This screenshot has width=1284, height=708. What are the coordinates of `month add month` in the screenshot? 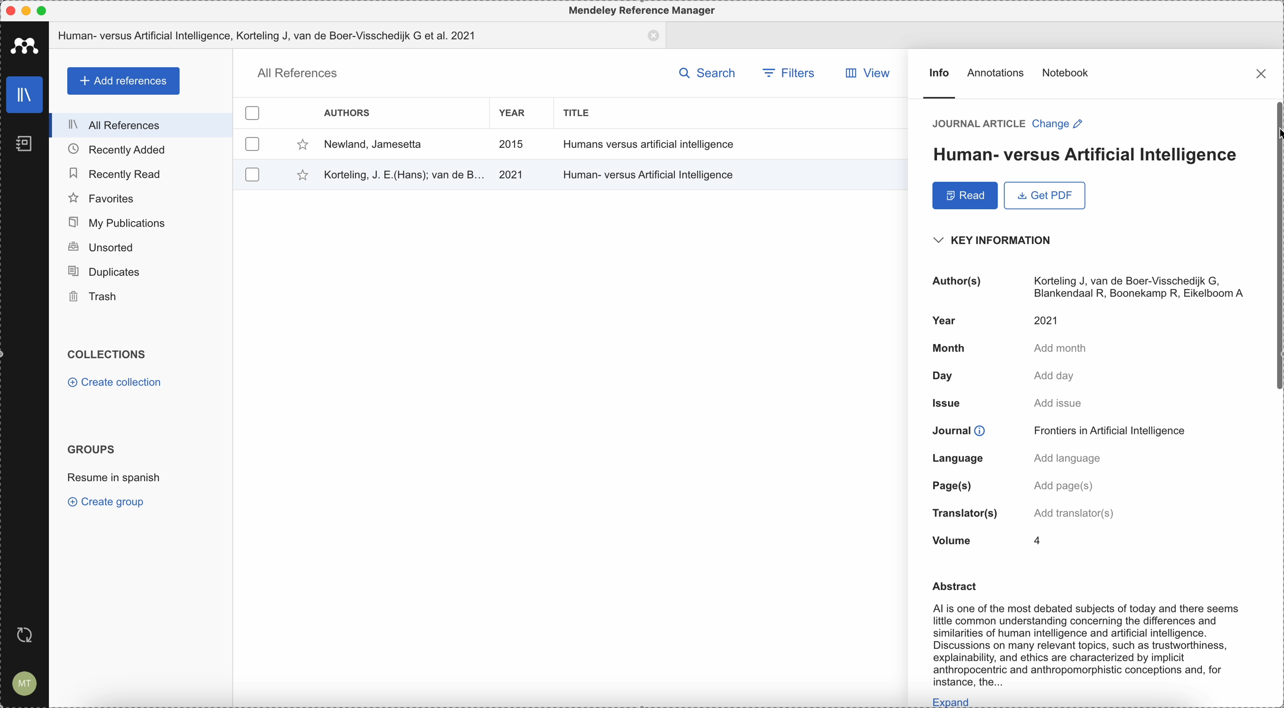 It's located at (1005, 349).